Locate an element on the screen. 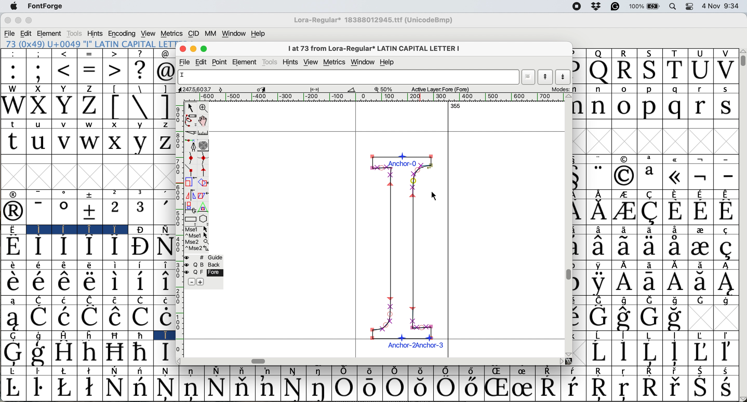 This screenshot has width=747, height=402. add a curve point is located at coordinates (191, 159).